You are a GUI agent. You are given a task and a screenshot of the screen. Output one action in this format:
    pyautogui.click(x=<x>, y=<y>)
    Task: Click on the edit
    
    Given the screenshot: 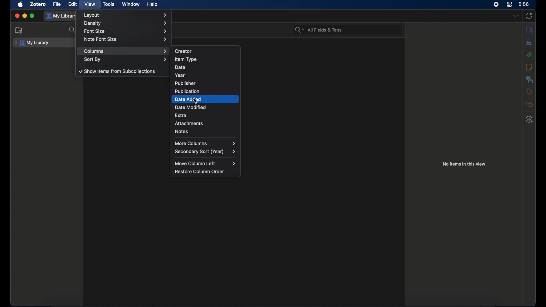 What is the action you would take?
    pyautogui.click(x=73, y=4)
    